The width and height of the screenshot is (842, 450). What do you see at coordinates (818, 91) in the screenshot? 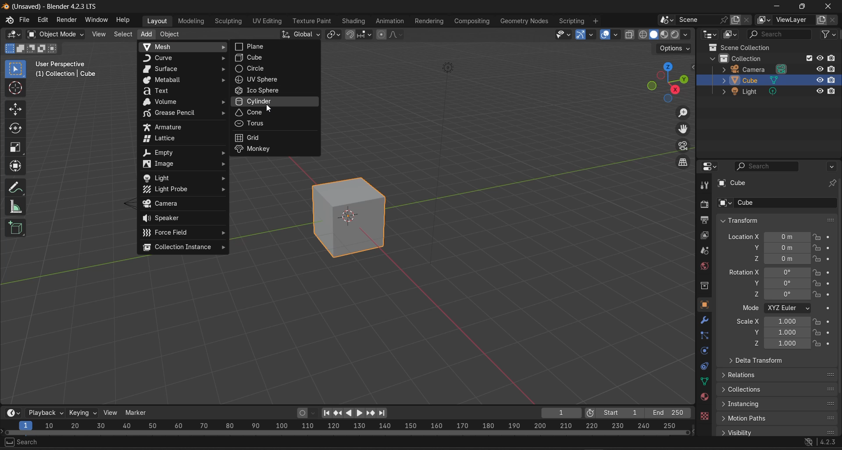
I see `hide in view port` at bounding box center [818, 91].